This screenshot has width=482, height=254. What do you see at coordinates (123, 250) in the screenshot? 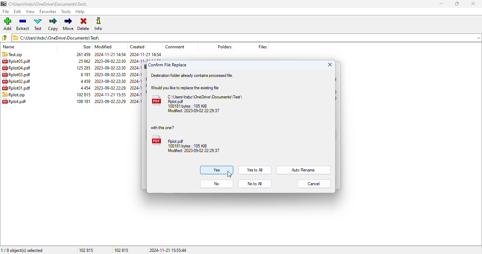
I see `102815` at bounding box center [123, 250].